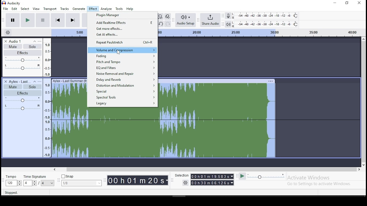  I want to click on special, so click(124, 91).